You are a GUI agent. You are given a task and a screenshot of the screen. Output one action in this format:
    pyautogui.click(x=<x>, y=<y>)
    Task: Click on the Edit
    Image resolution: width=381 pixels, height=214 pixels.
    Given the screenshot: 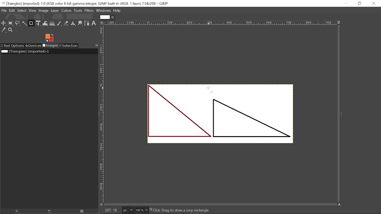 What is the action you would take?
    pyautogui.click(x=13, y=11)
    